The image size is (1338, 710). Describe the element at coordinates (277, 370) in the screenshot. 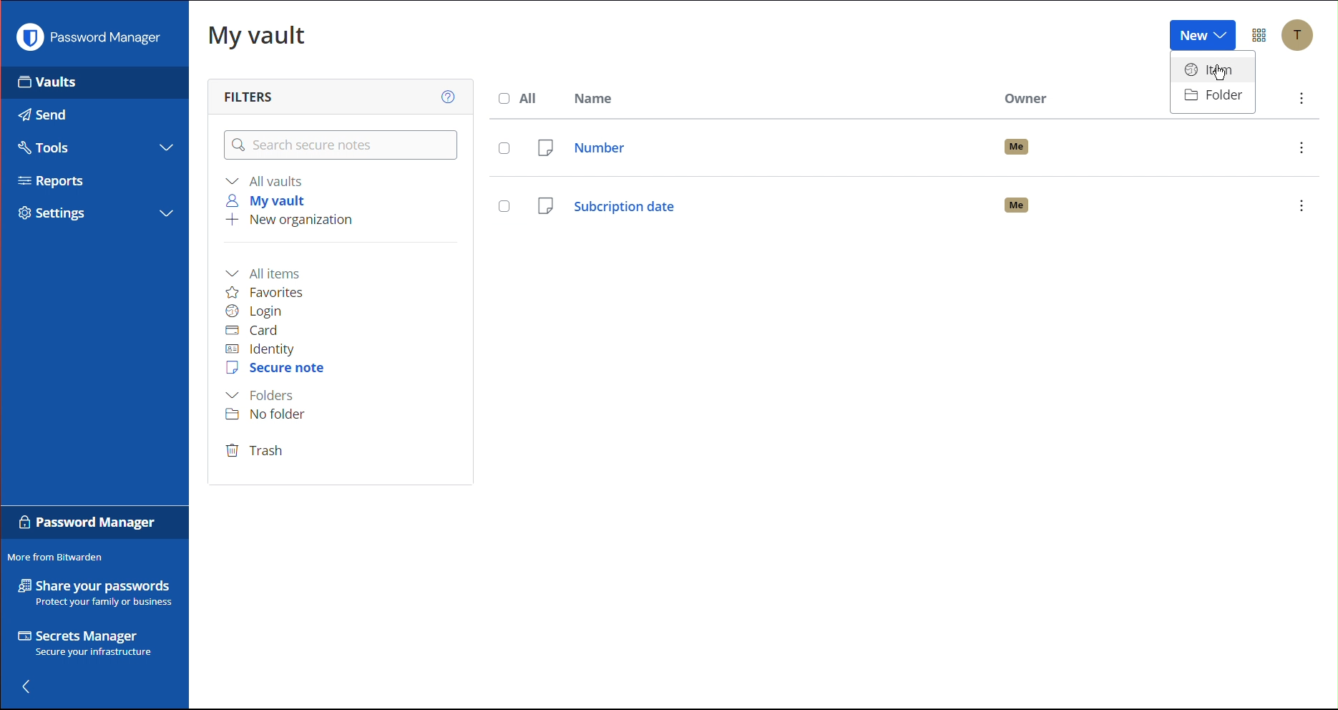

I see `Secure note` at that location.